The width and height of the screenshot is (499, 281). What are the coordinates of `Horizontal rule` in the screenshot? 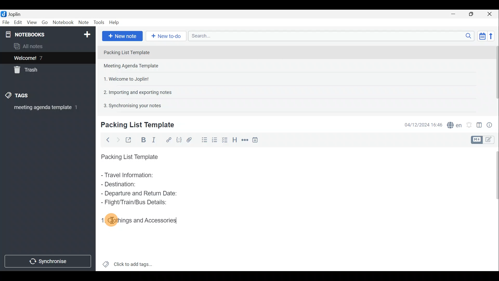 It's located at (244, 140).